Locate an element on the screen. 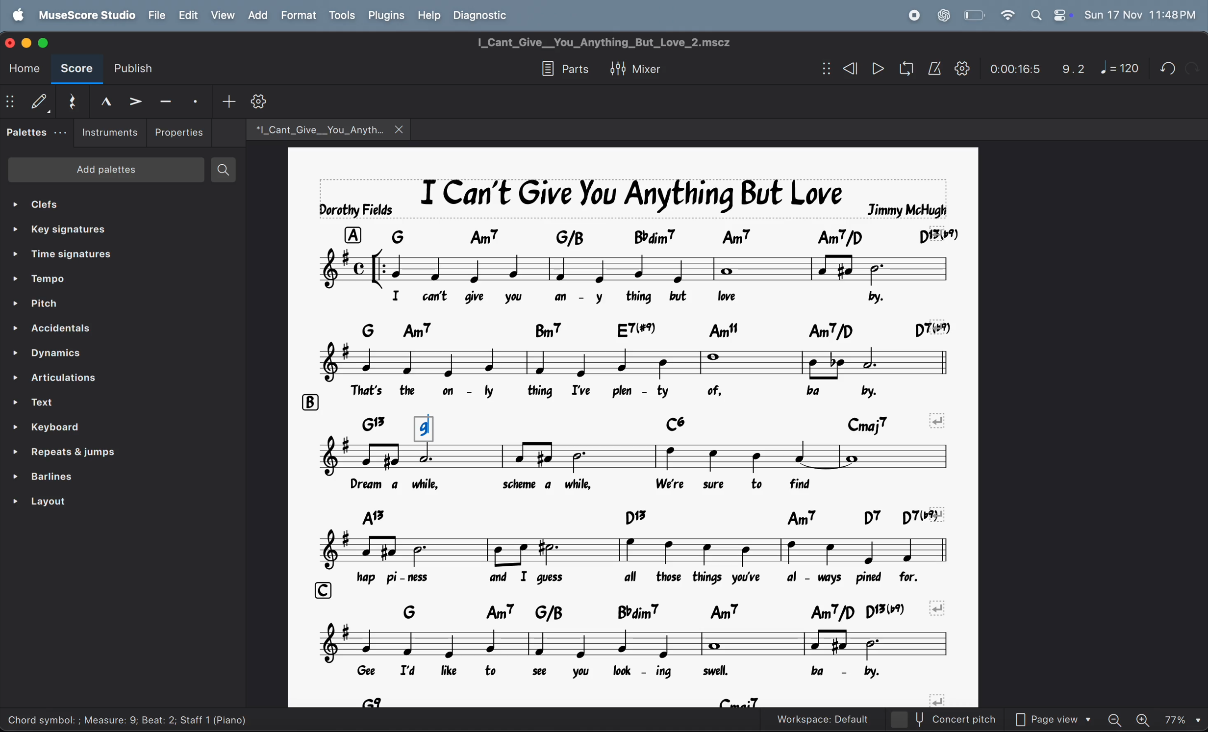 This screenshot has width=1208, height=732. battery is located at coordinates (975, 15).